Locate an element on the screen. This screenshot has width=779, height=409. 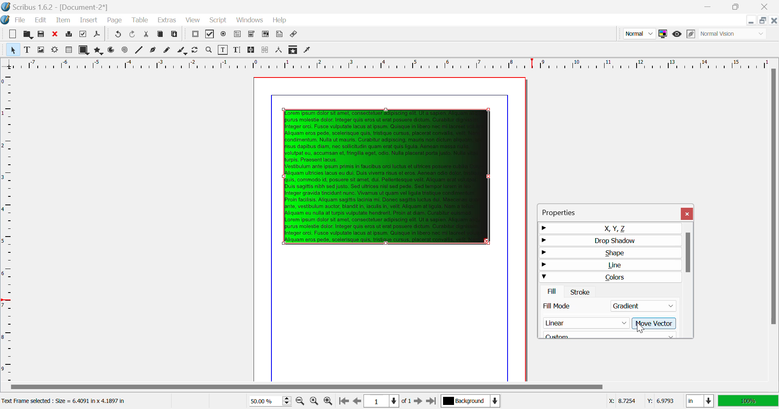
Eyedropper is located at coordinates (308, 51).